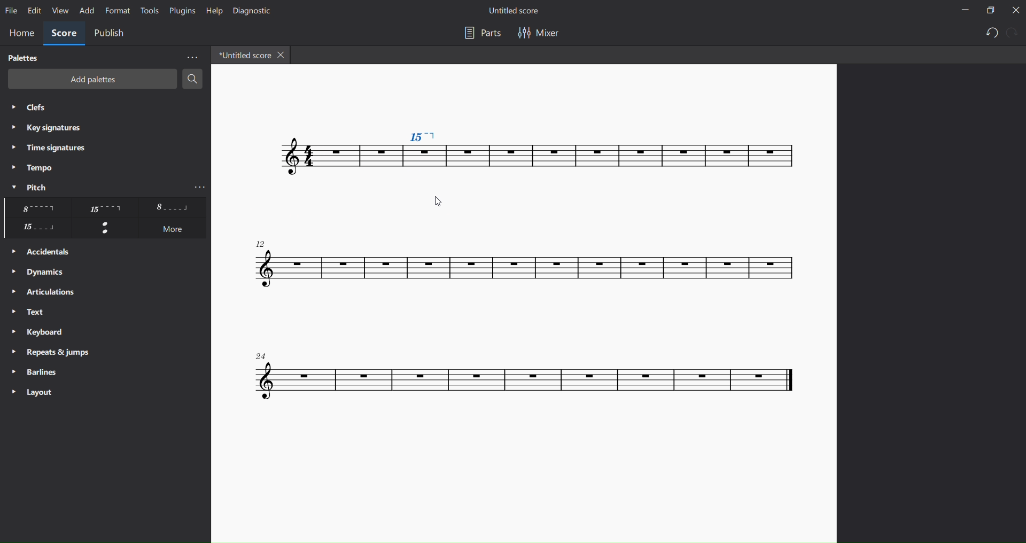 The width and height of the screenshot is (1026, 543). What do you see at coordinates (525, 376) in the screenshot?
I see `score` at bounding box center [525, 376].